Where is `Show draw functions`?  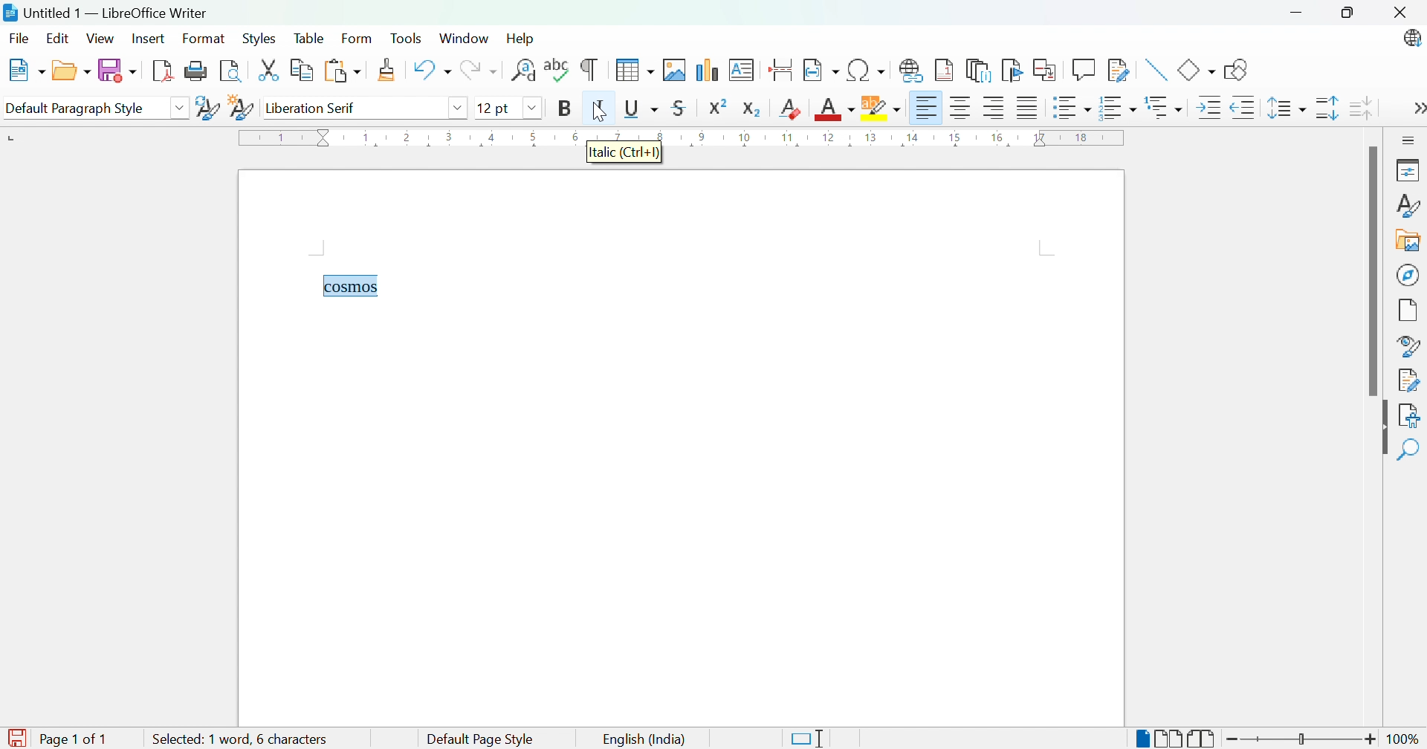
Show draw functions is located at coordinates (1240, 71).